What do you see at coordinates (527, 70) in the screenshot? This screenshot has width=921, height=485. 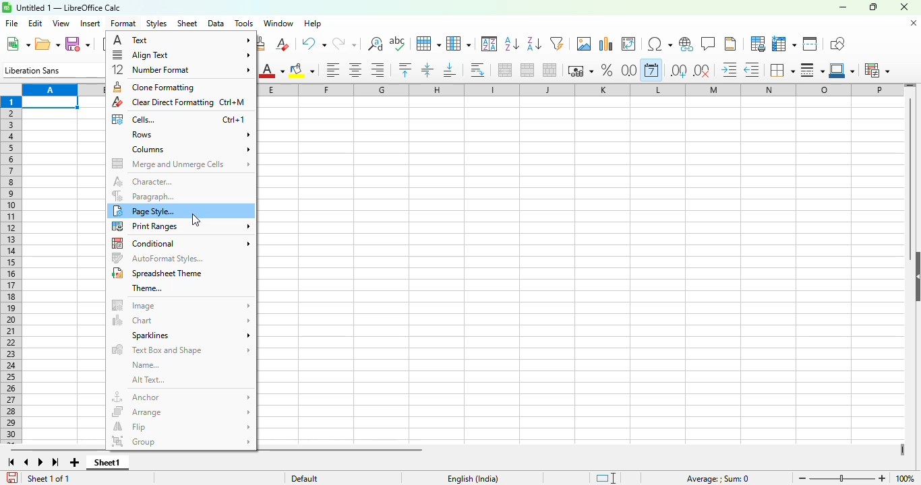 I see `merge cells` at bounding box center [527, 70].